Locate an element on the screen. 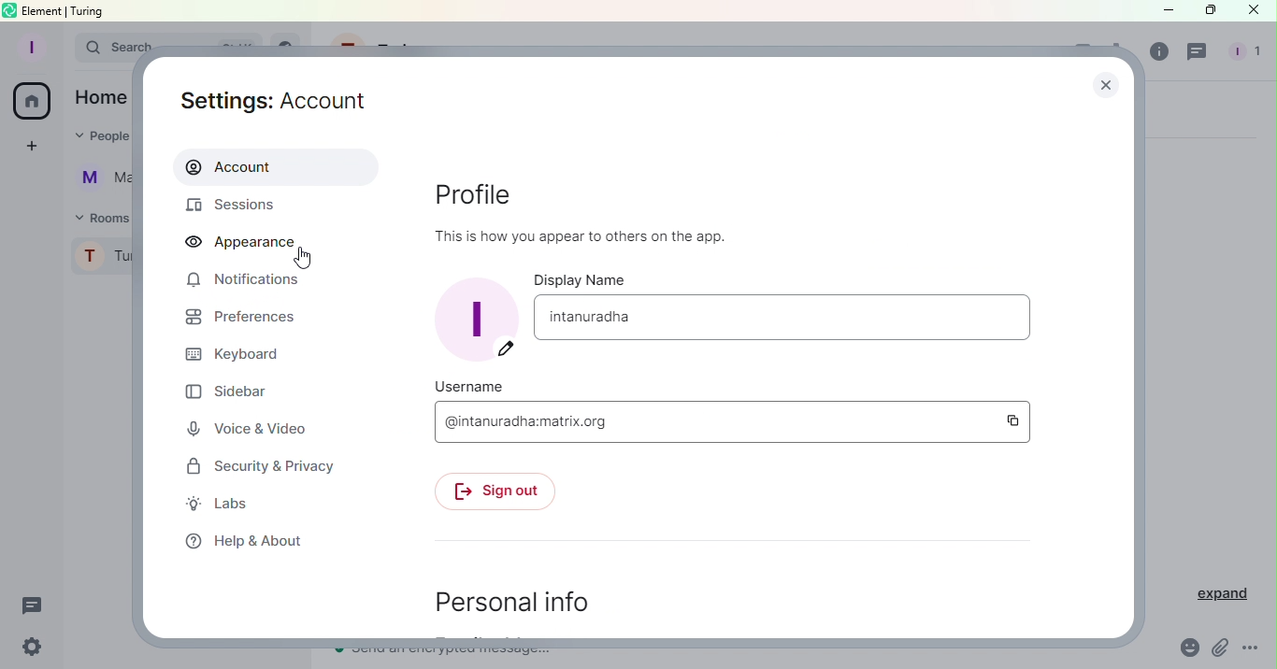 This screenshot has width=1277, height=669. Profile is located at coordinates (27, 46).